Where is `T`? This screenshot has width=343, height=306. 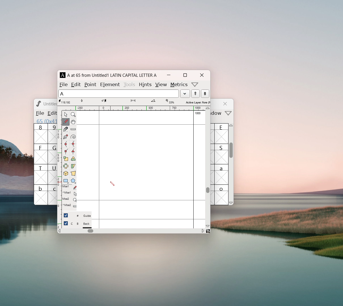 T is located at coordinates (41, 174).